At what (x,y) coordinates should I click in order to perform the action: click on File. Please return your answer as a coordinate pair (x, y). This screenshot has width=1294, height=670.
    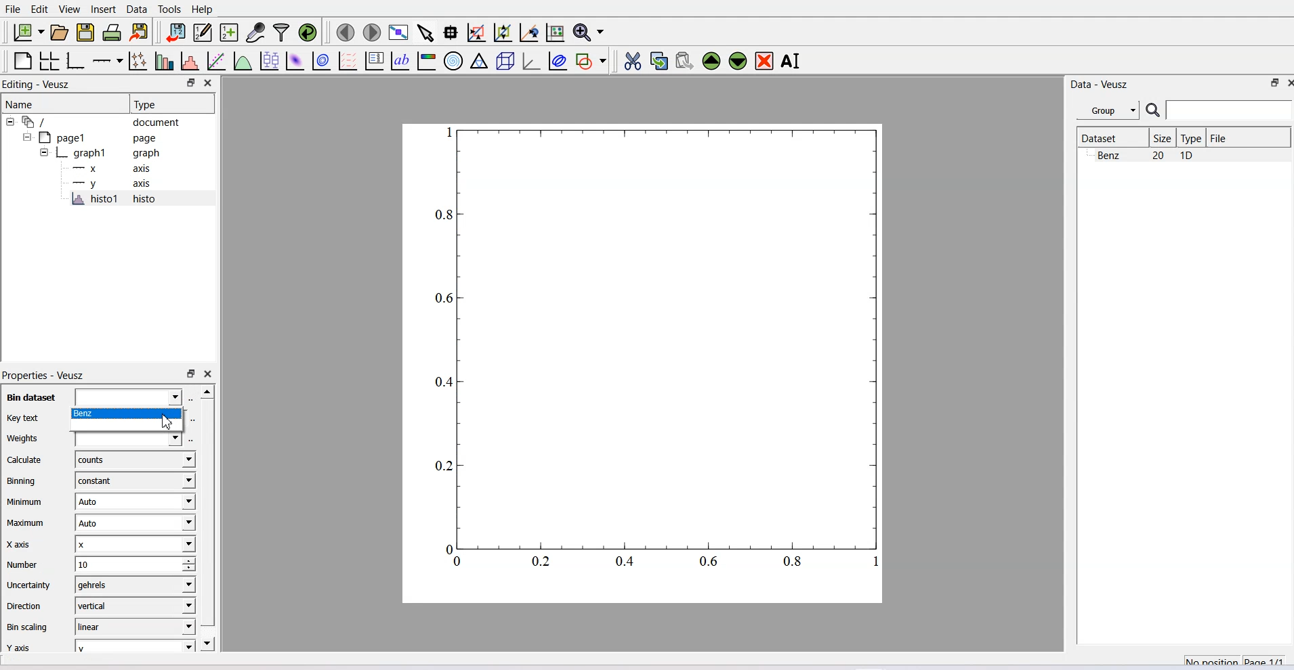
    Looking at the image, I should click on (1220, 137).